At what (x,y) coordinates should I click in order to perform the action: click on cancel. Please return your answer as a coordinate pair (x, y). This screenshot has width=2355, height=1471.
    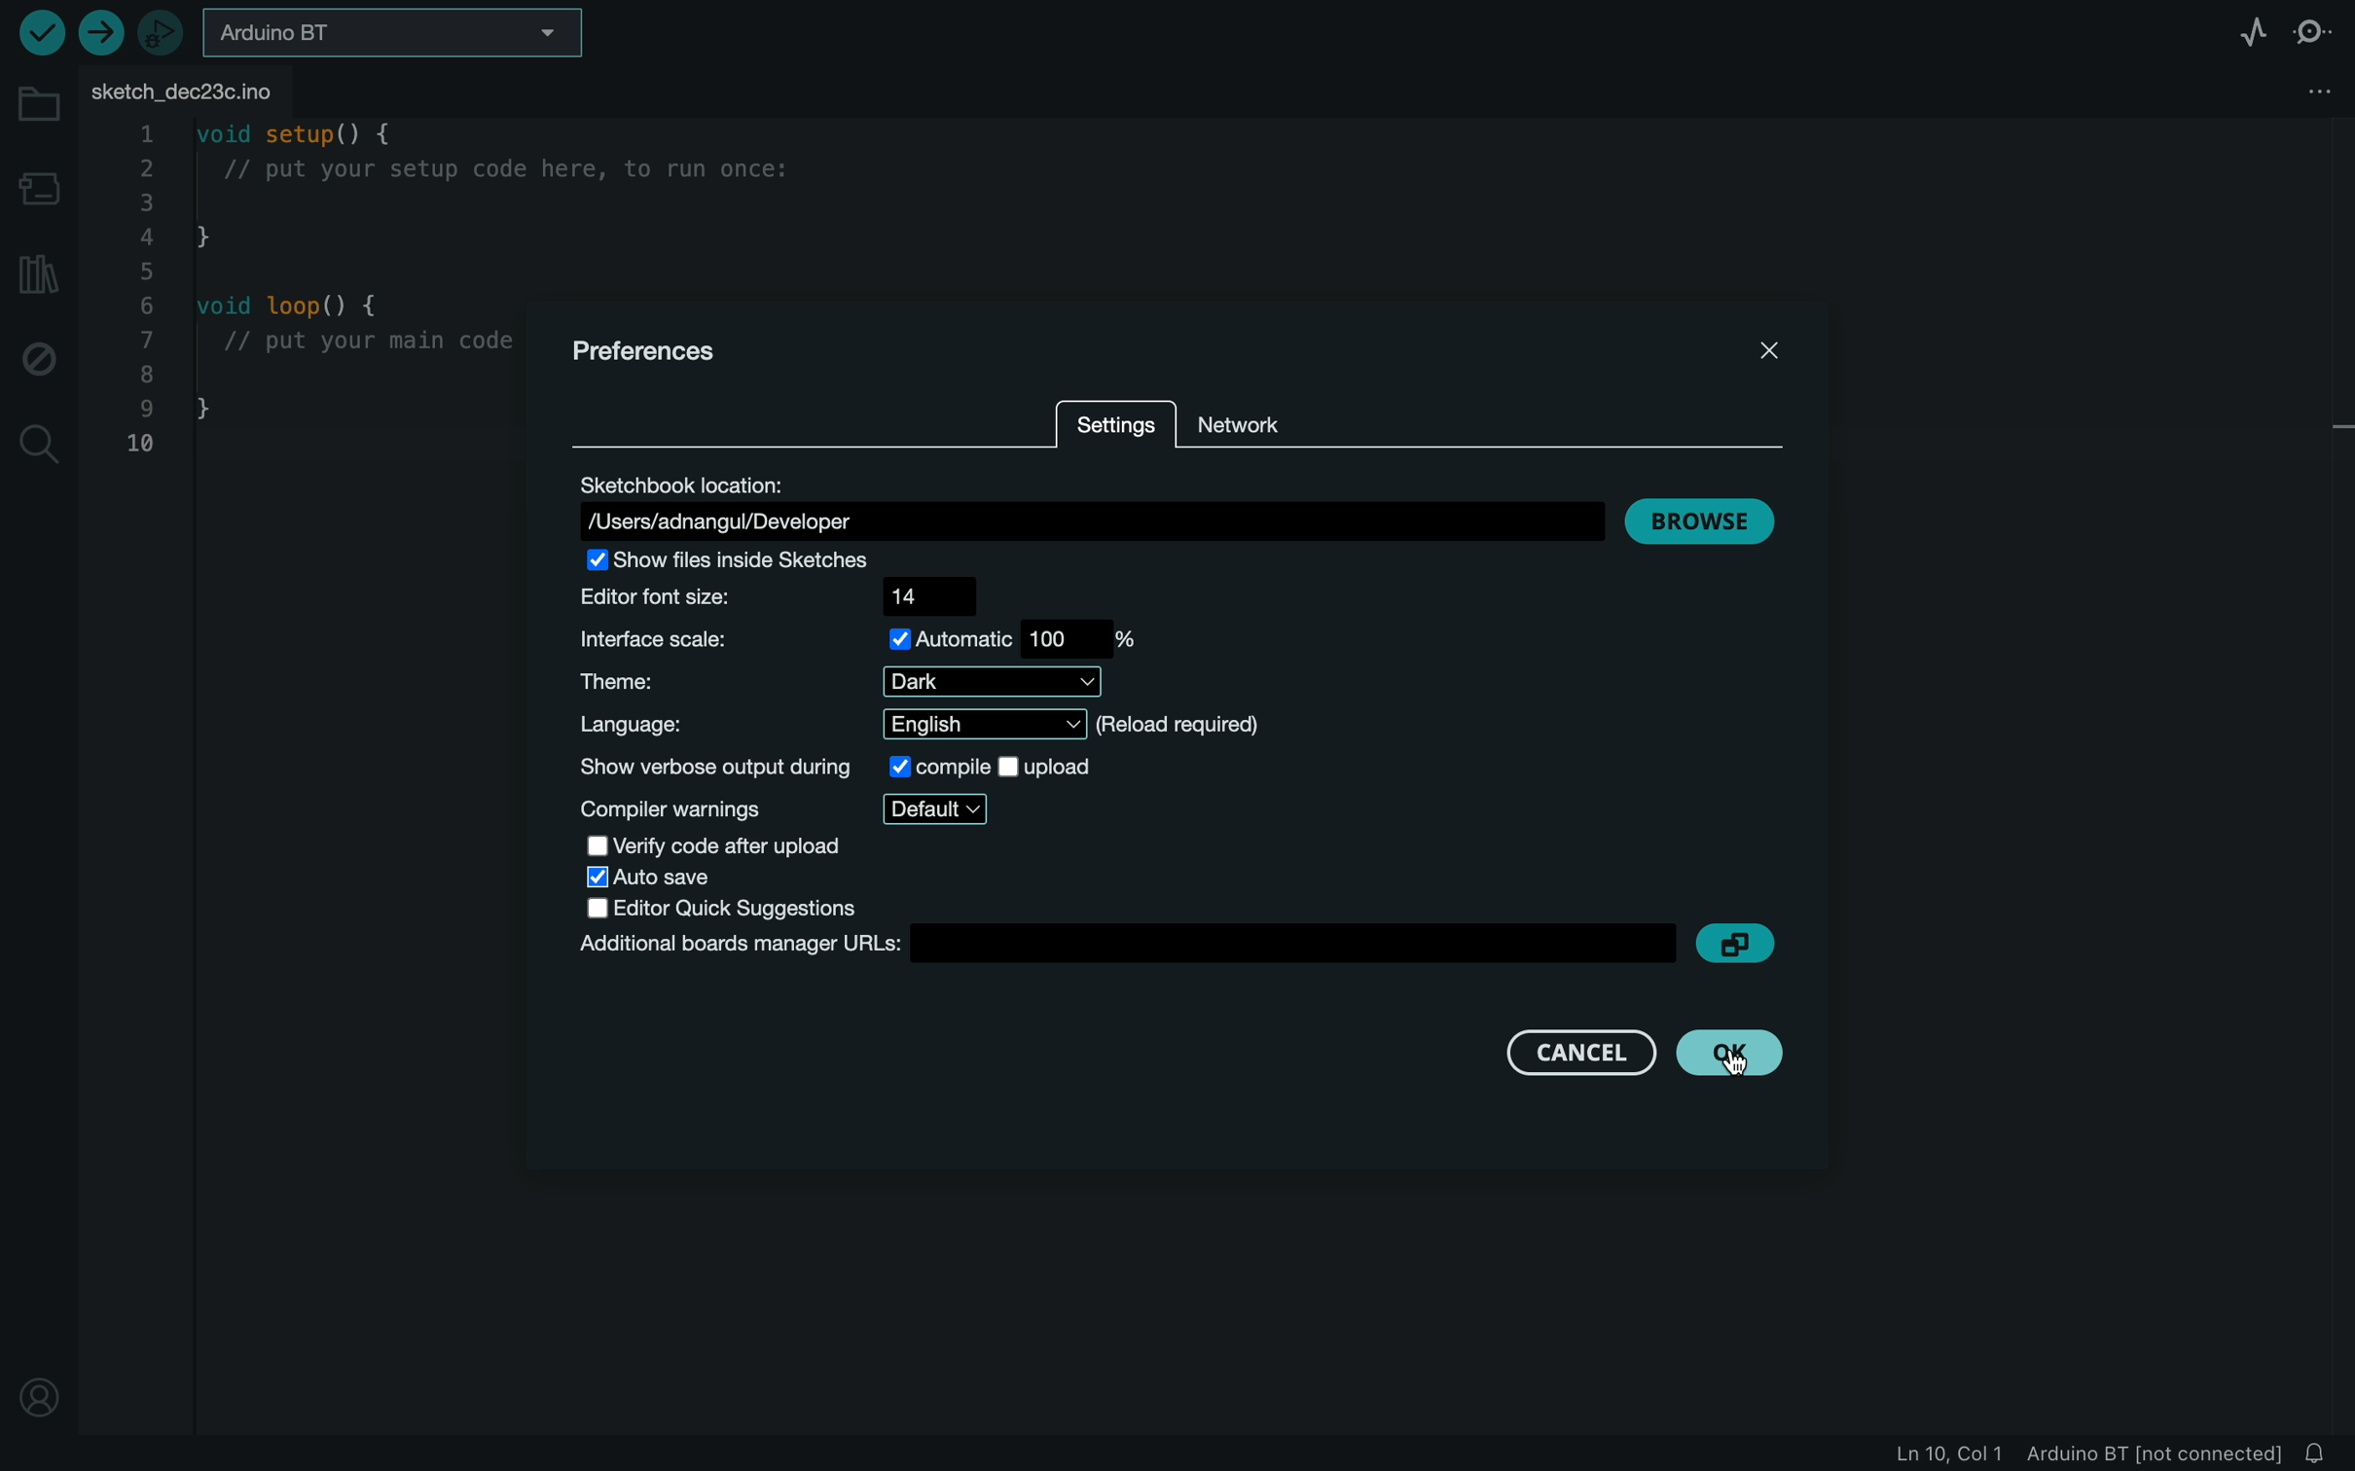
    Looking at the image, I should click on (1555, 1052).